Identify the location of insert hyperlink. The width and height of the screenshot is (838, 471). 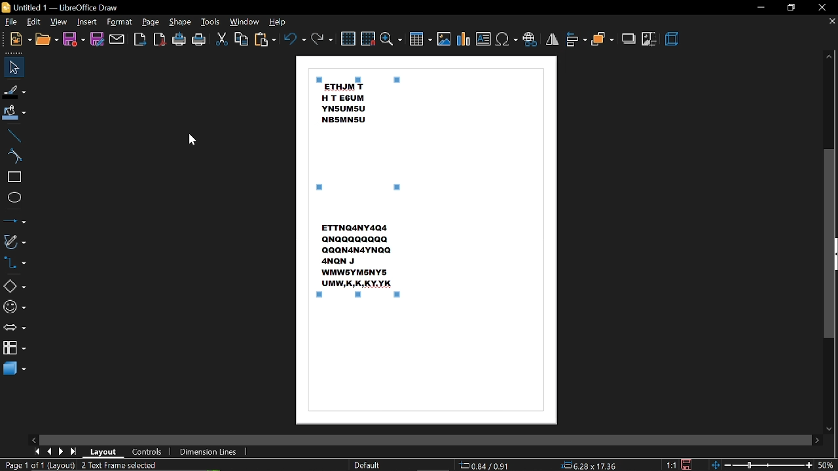
(530, 38).